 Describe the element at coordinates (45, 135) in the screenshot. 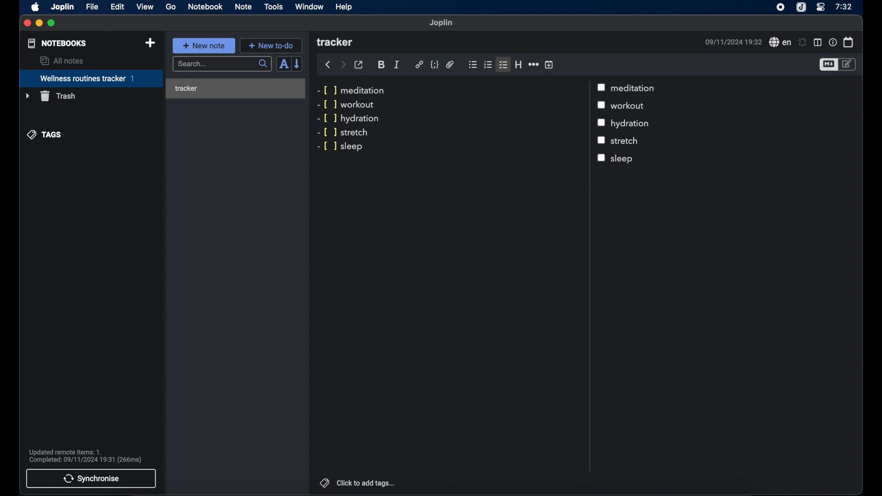

I see `tags` at that location.